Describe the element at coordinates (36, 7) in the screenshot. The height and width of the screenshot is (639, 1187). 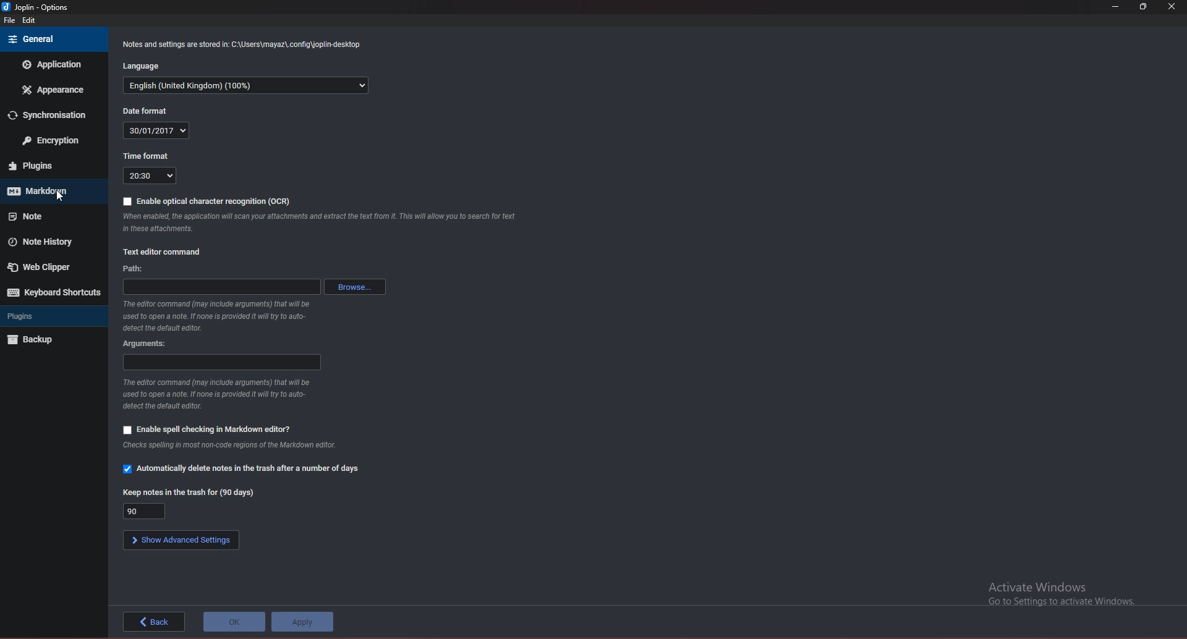
I see `options` at that location.